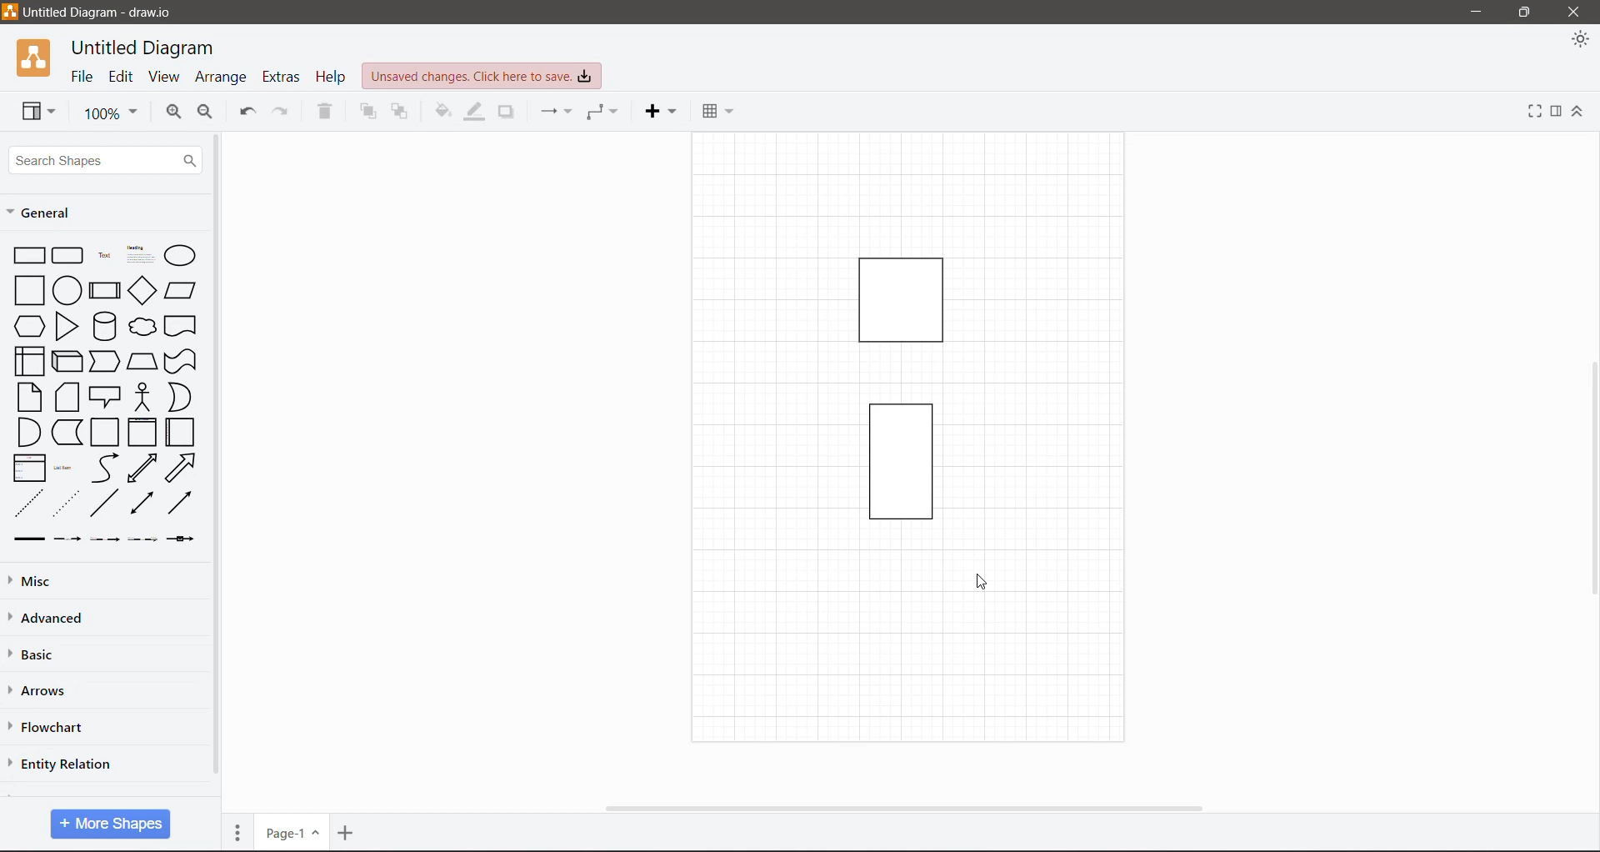 The width and height of the screenshot is (1600, 852). What do you see at coordinates (285, 113) in the screenshot?
I see `Redo` at bounding box center [285, 113].